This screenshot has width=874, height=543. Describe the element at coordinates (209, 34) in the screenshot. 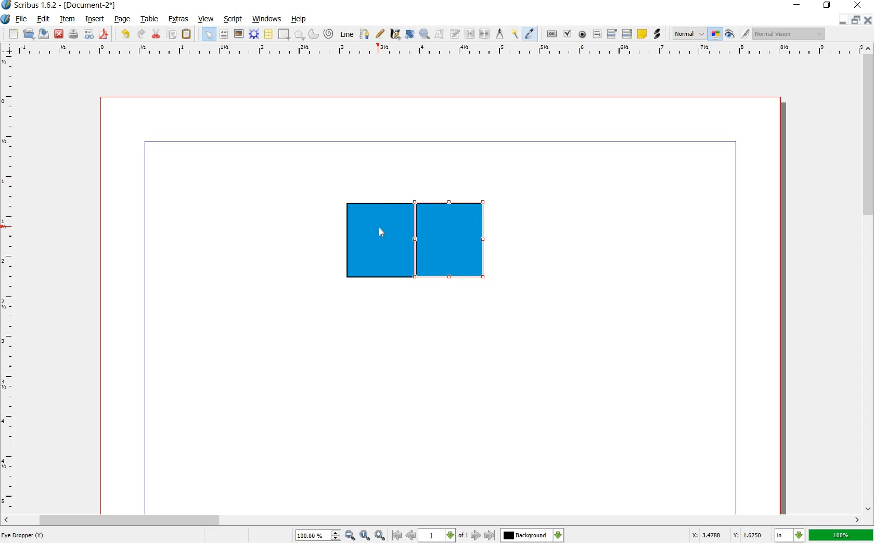

I see `text frame` at that location.